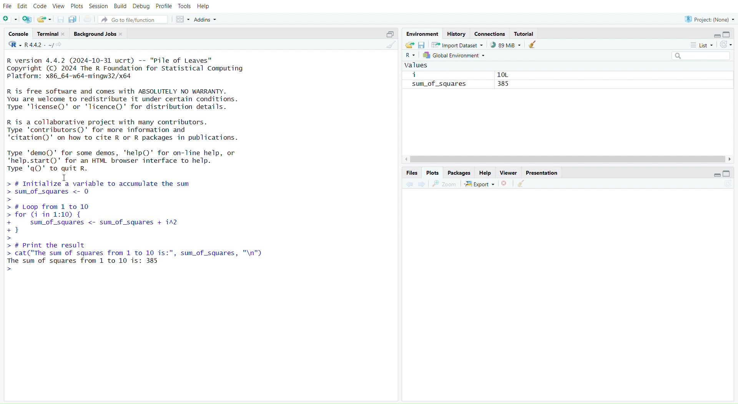  What do you see at coordinates (410, 56) in the screenshot?
I see `R` at bounding box center [410, 56].